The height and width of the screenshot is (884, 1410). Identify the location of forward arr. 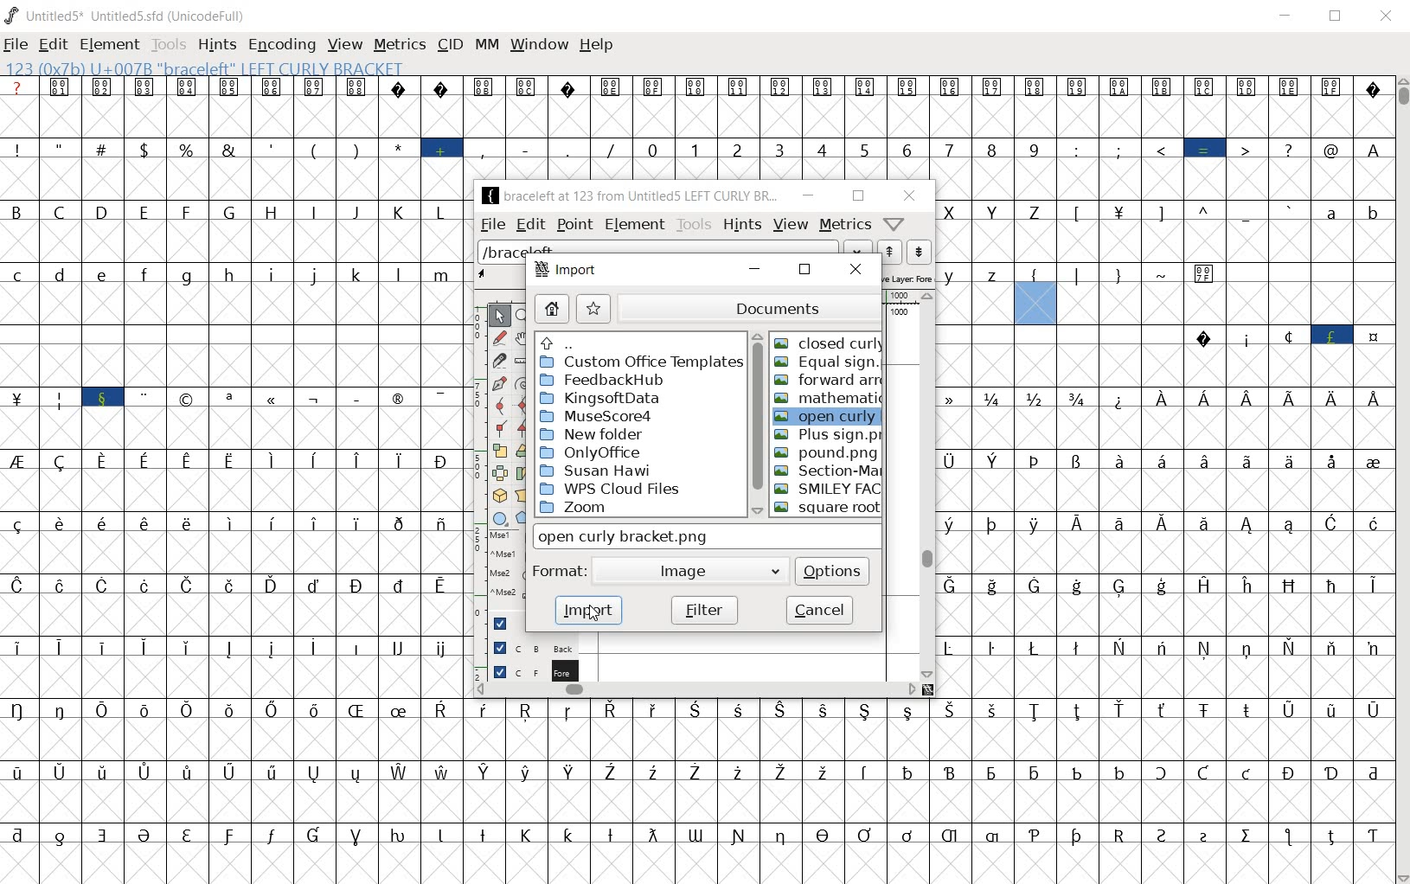
(830, 381).